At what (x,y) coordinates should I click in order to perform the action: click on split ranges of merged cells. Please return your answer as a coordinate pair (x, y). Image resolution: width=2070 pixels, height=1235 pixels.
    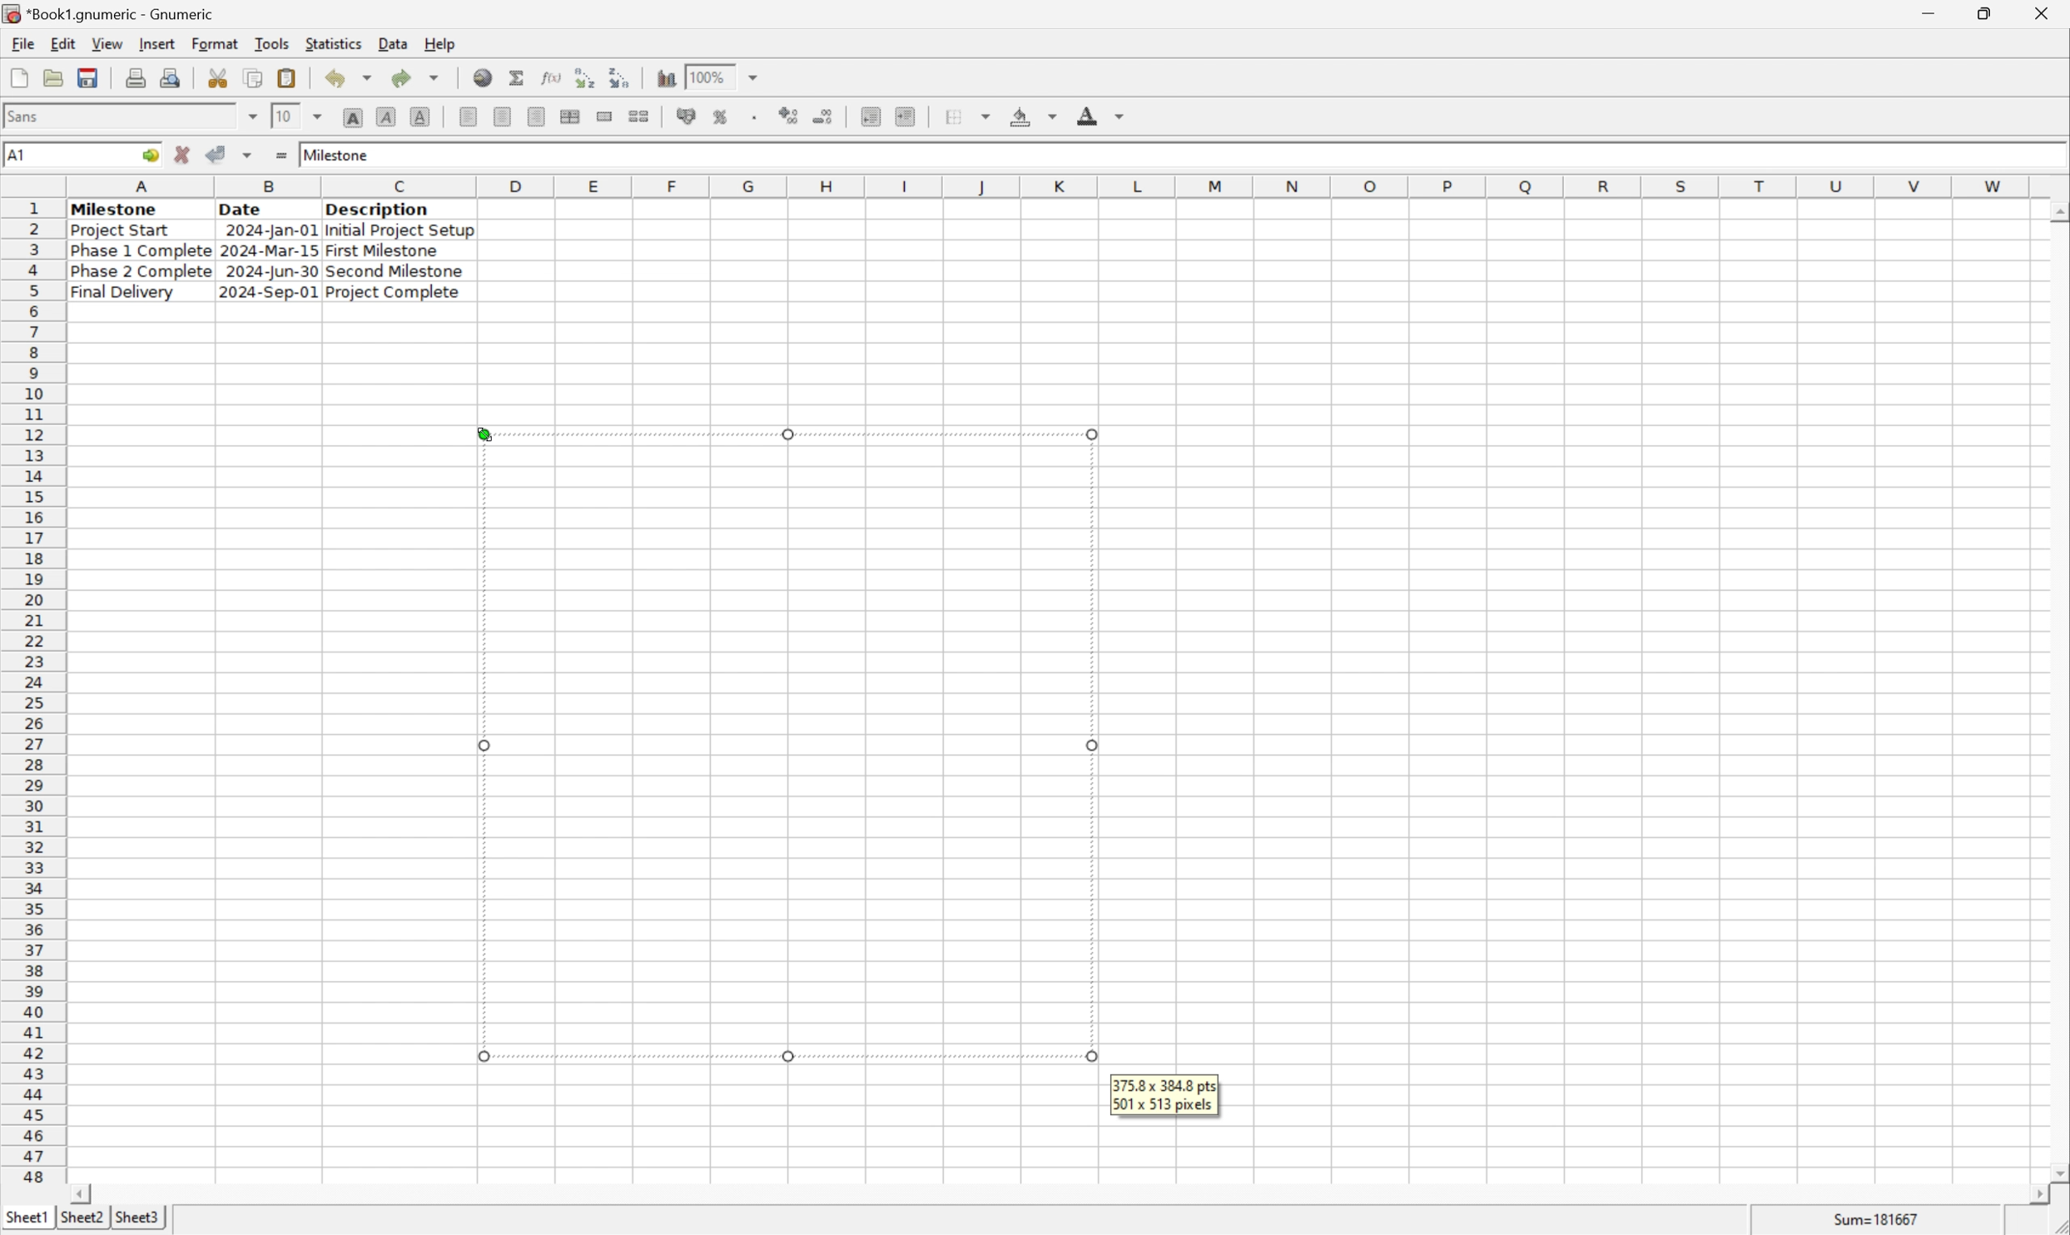
    Looking at the image, I should click on (639, 116).